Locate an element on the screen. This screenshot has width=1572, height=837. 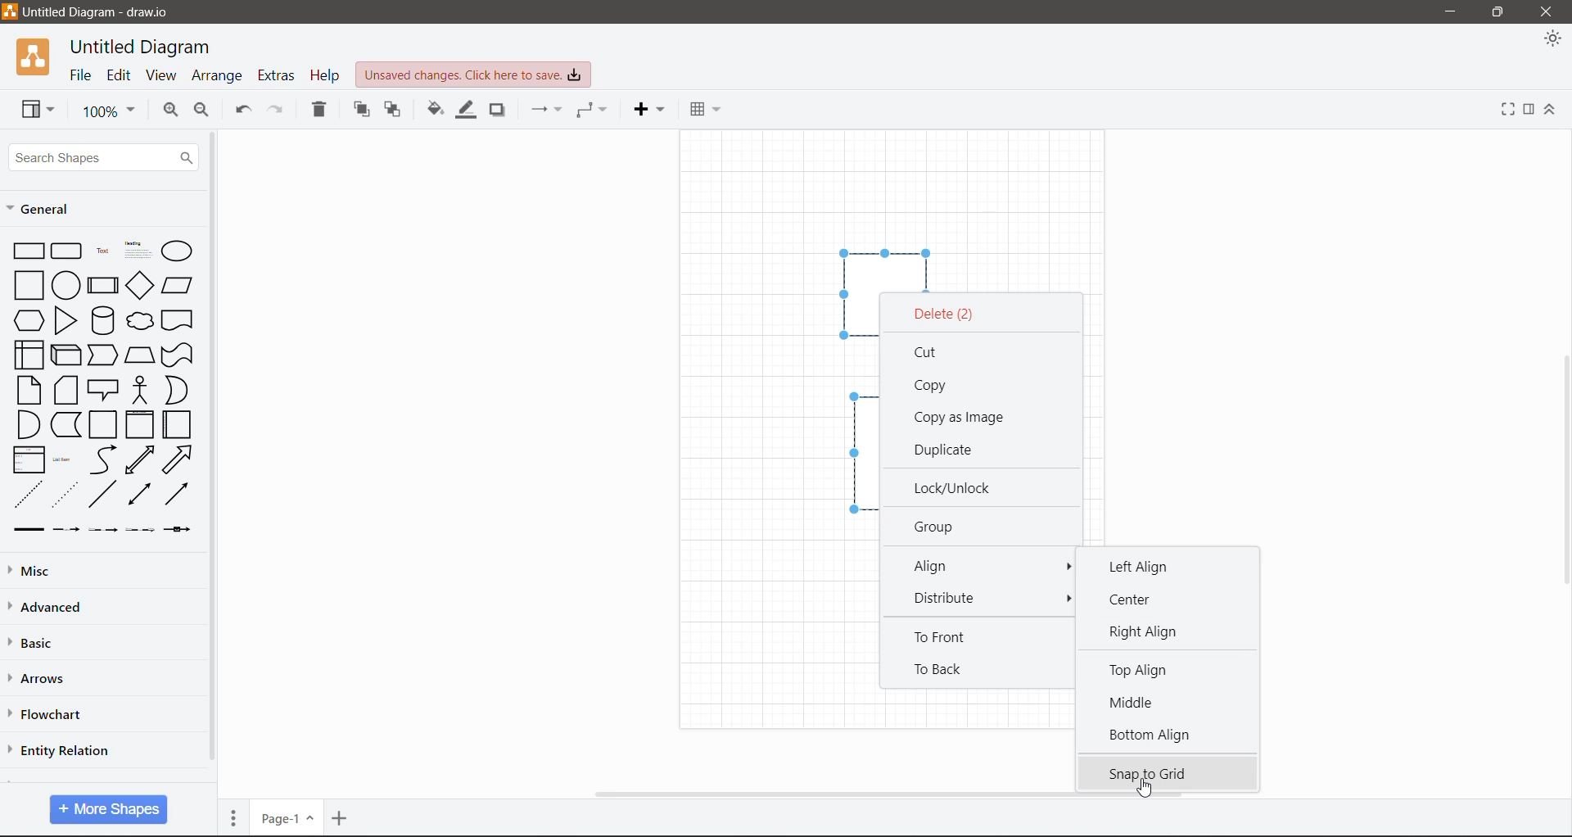
Page Number is located at coordinates (287, 817).